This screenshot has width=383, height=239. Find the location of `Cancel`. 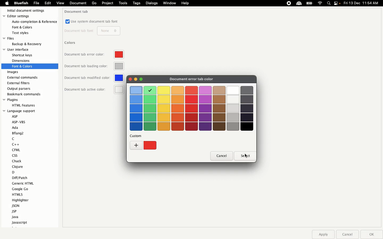

Cancel is located at coordinates (222, 156).